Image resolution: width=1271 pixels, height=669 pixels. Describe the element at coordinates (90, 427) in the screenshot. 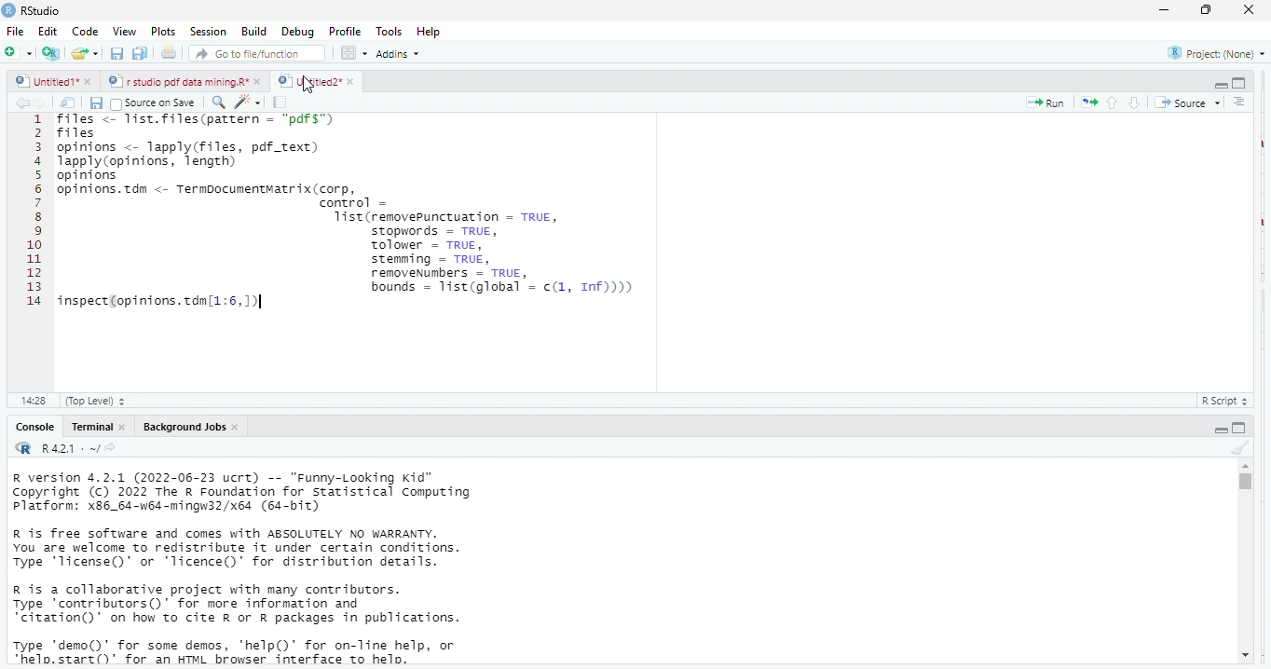

I see `terminal` at that location.